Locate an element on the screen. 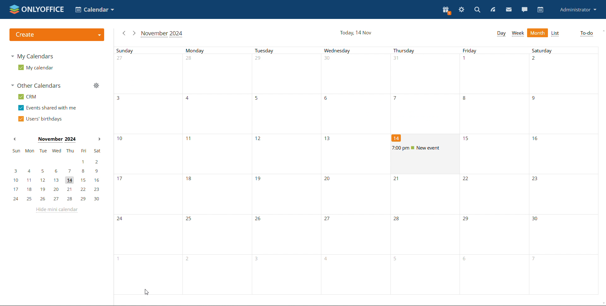 This screenshot has width=606, height=306. to-do is located at coordinates (586, 33).